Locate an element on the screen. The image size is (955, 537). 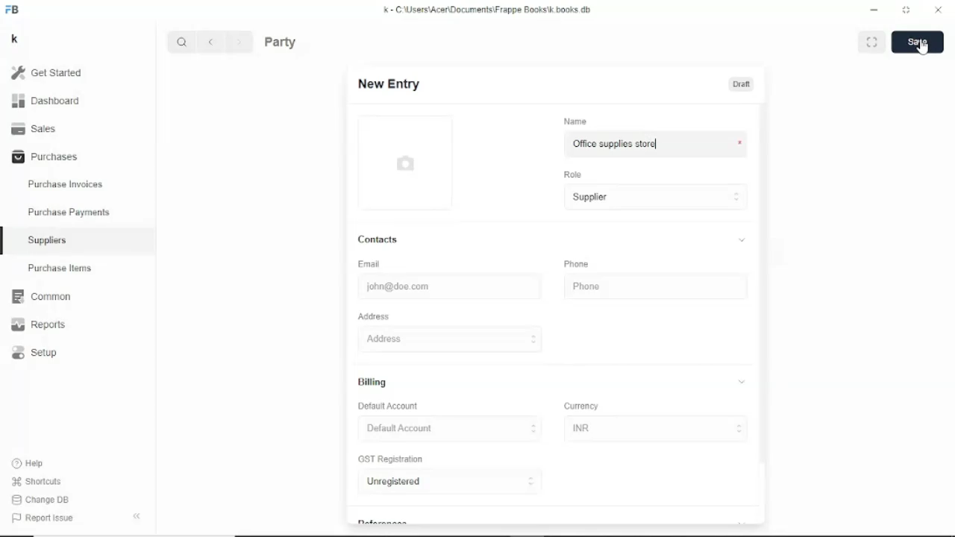
Phone is located at coordinates (645, 289).